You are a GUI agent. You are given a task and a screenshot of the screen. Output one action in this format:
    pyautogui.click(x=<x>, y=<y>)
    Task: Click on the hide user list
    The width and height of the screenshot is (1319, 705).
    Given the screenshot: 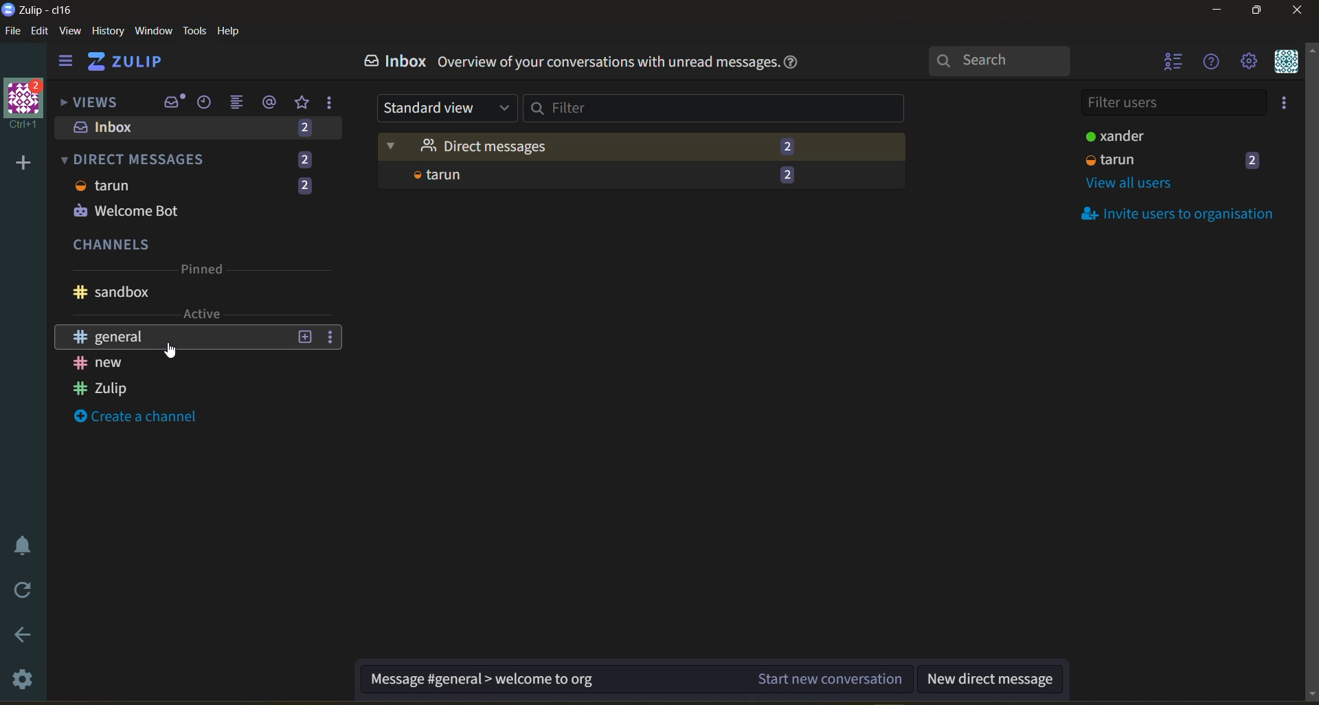 What is the action you would take?
    pyautogui.click(x=1174, y=63)
    